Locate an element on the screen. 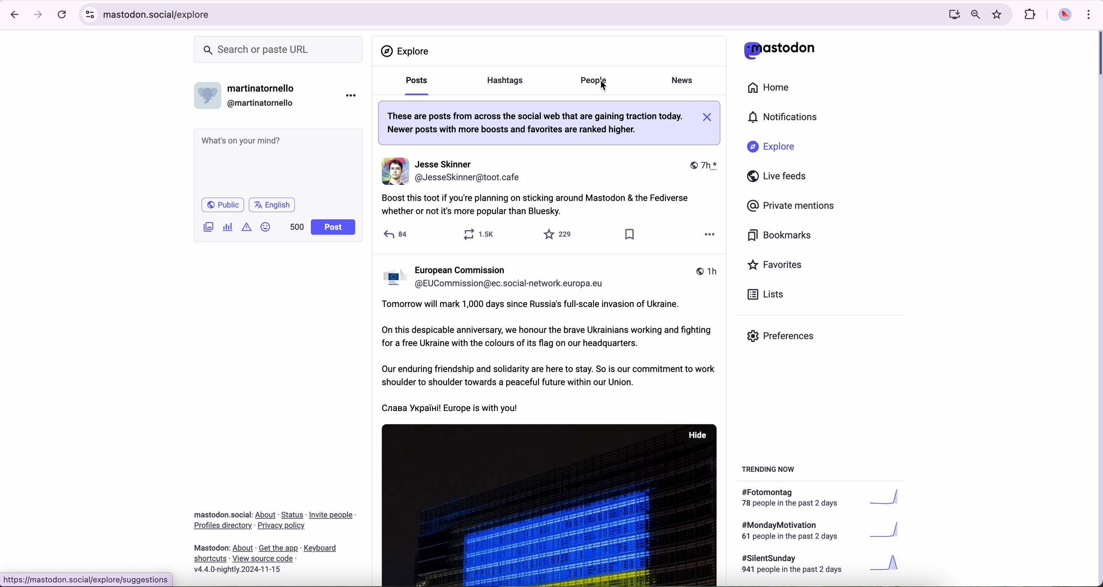  charts is located at coordinates (230, 227).